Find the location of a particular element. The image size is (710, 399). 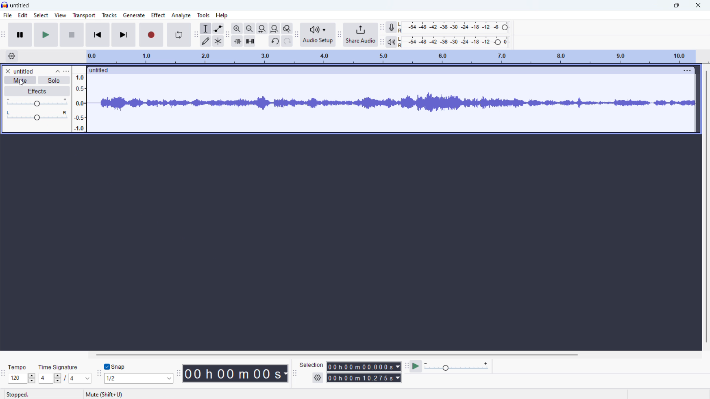

tracks is located at coordinates (110, 14).